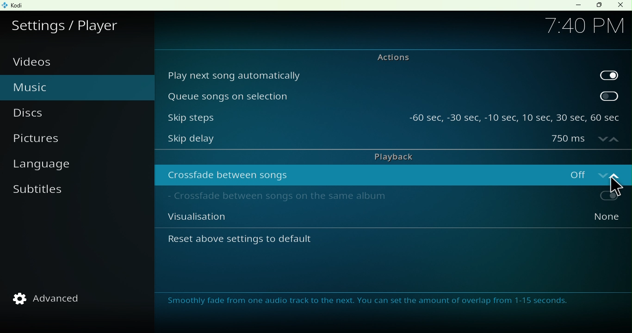 The width and height of the screenshot is (632, 333). Describe the element at coordinates (584, 25) in the screenshot. I see `Time` at that location.